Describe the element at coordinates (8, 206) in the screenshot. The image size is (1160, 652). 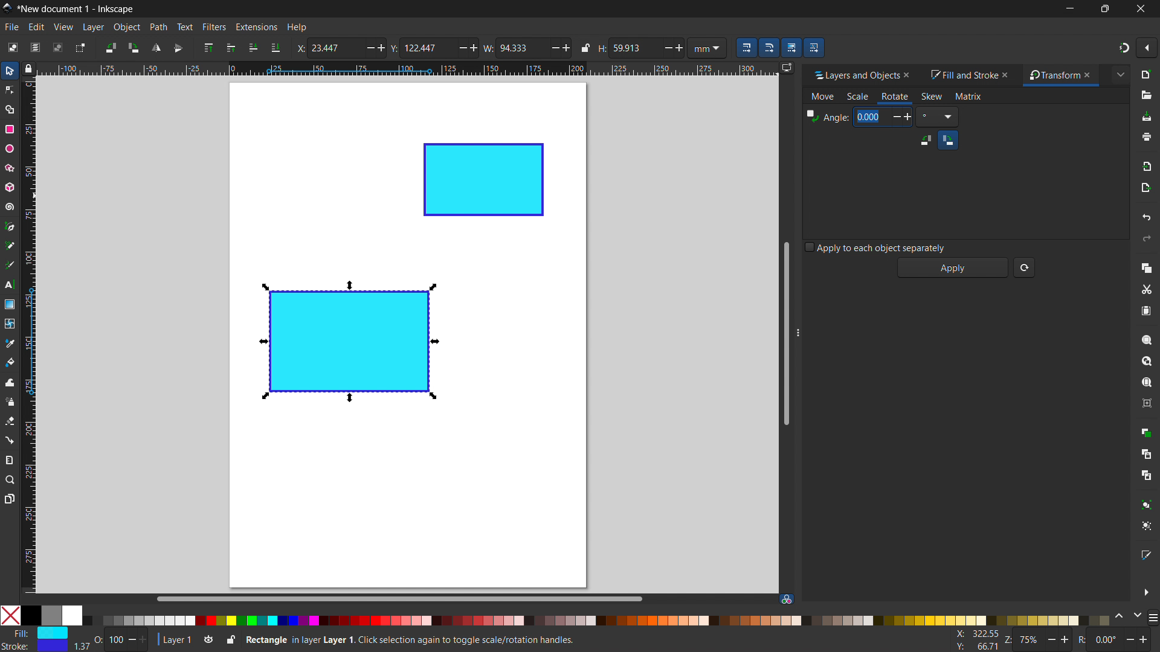
I see `spiral tool` at that location.